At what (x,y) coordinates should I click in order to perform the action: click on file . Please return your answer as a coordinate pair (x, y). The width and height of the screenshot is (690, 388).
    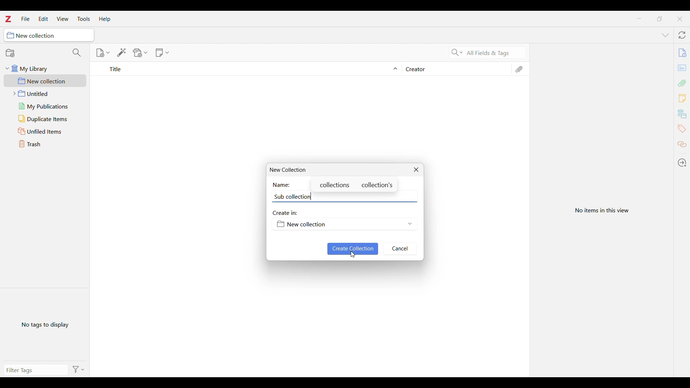
    Looking at the image, I should click on (681, 51).